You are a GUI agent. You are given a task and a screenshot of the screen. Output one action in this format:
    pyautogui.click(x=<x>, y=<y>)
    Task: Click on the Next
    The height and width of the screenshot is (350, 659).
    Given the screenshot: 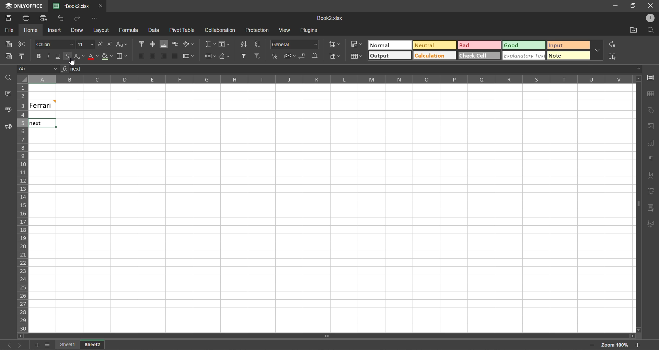 What is the action you would take?
    pyautogui.click(x=44, y=123)
    